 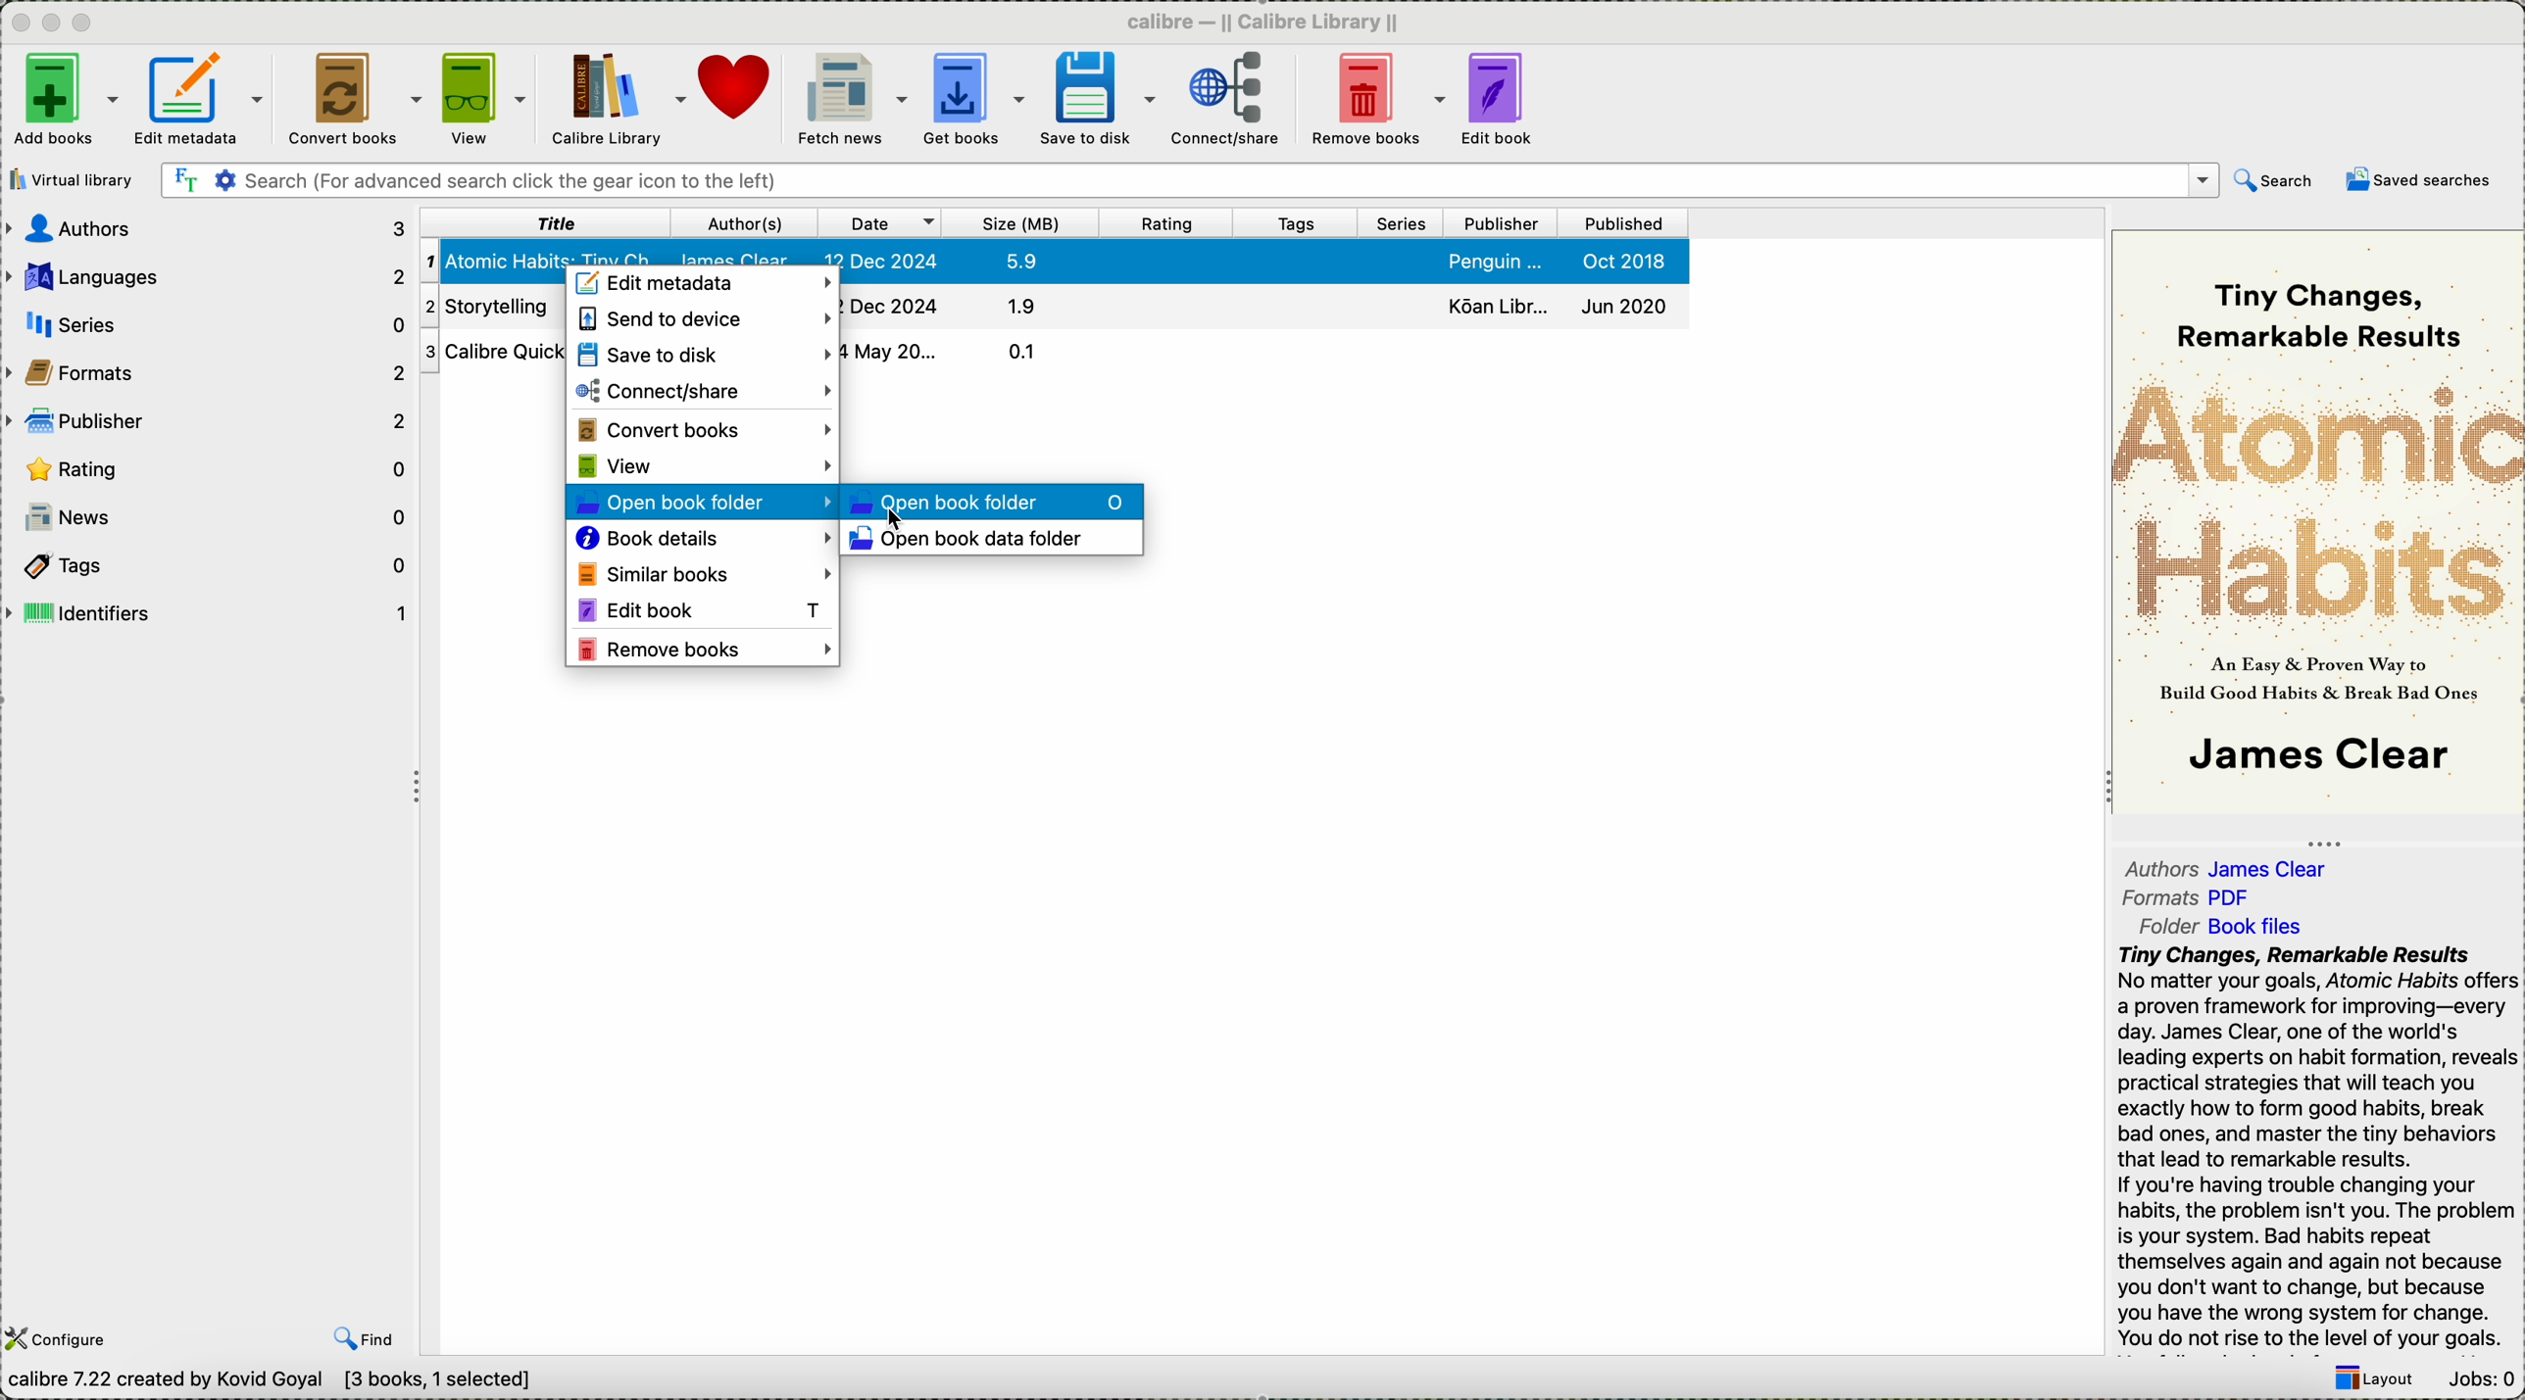 What do you see at coordinates (1271, 21) in the screenshot?
I see `Calibre` at bounding box center [1271, 21].